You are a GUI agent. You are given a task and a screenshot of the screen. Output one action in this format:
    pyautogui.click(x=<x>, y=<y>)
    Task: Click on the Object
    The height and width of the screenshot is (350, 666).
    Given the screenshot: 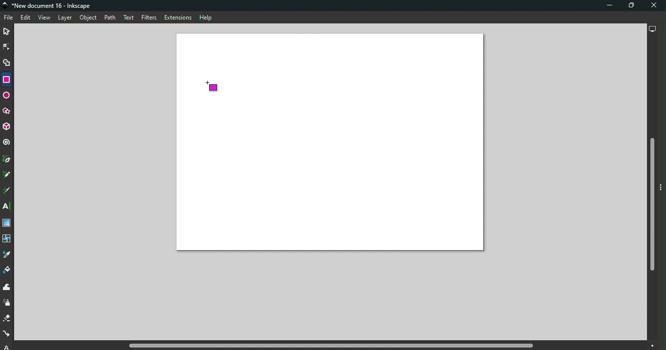 What is the action you would take?
    pyautogui.click(x=88, y=18)
    